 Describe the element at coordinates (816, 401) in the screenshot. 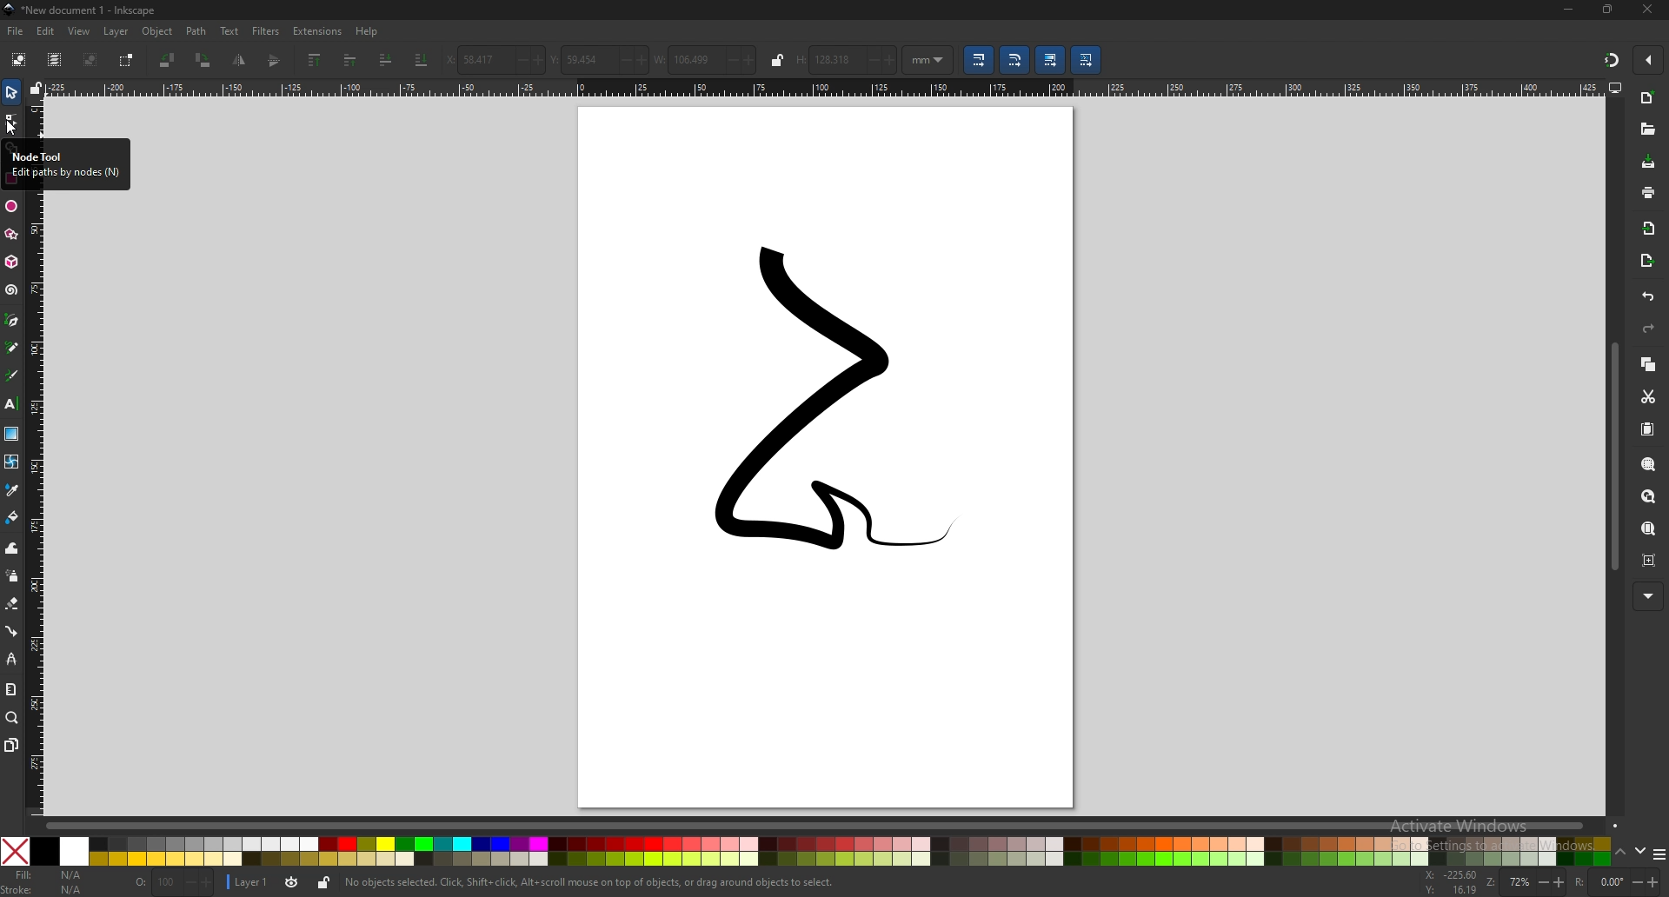

I see `drawing` at that location.